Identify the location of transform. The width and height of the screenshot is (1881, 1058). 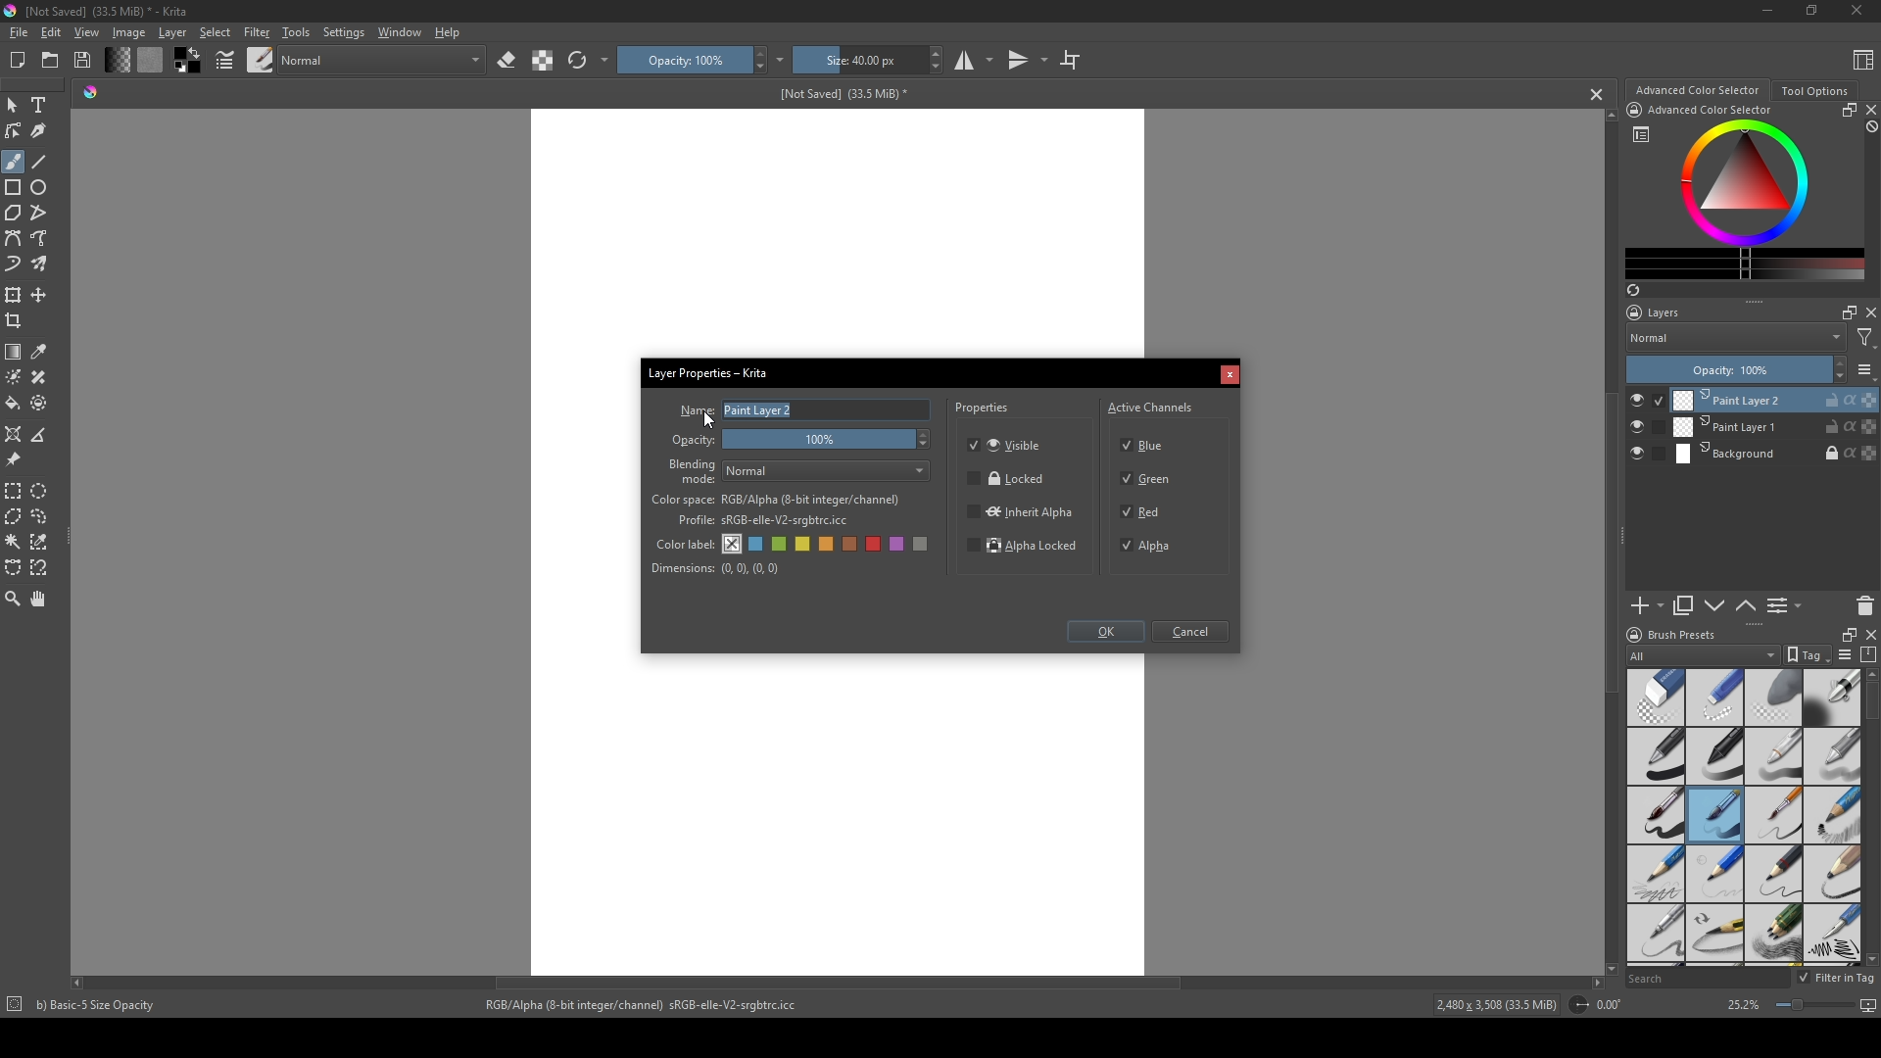
(14, 294).